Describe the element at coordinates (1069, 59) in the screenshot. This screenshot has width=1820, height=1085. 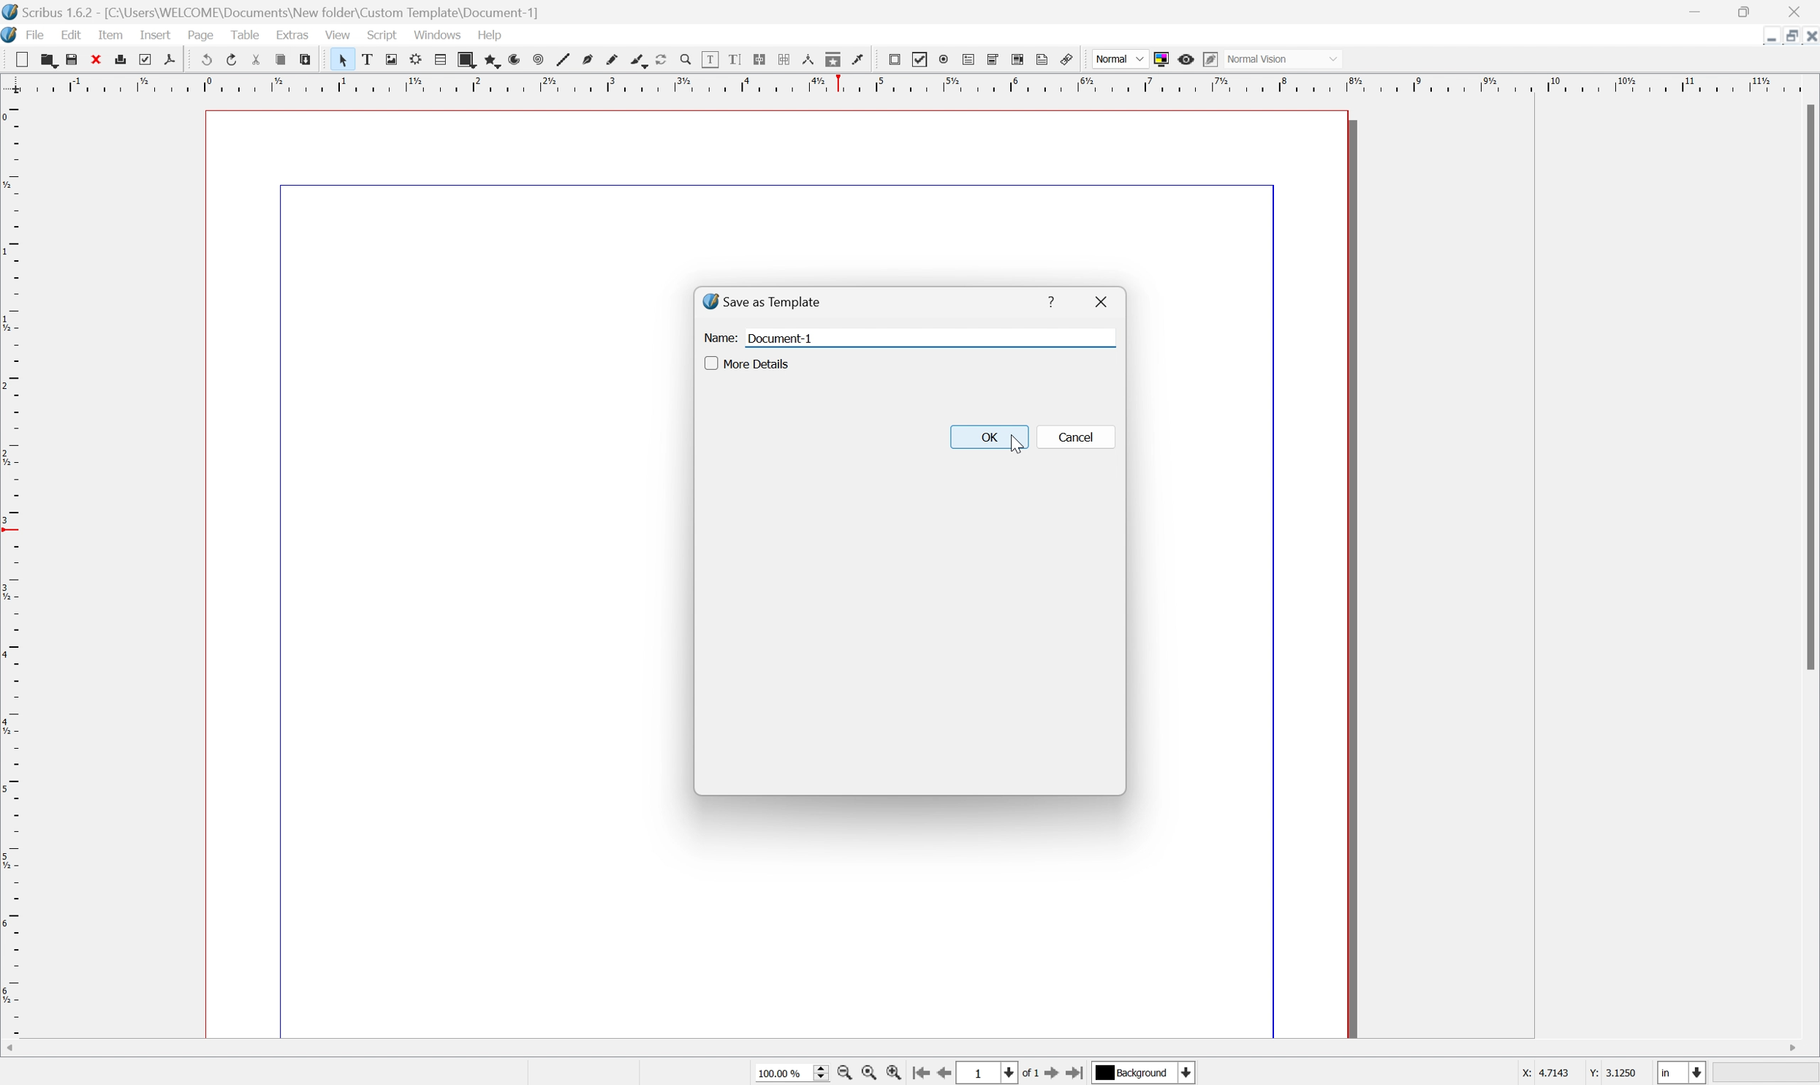
I see `Link annotation` at that location.